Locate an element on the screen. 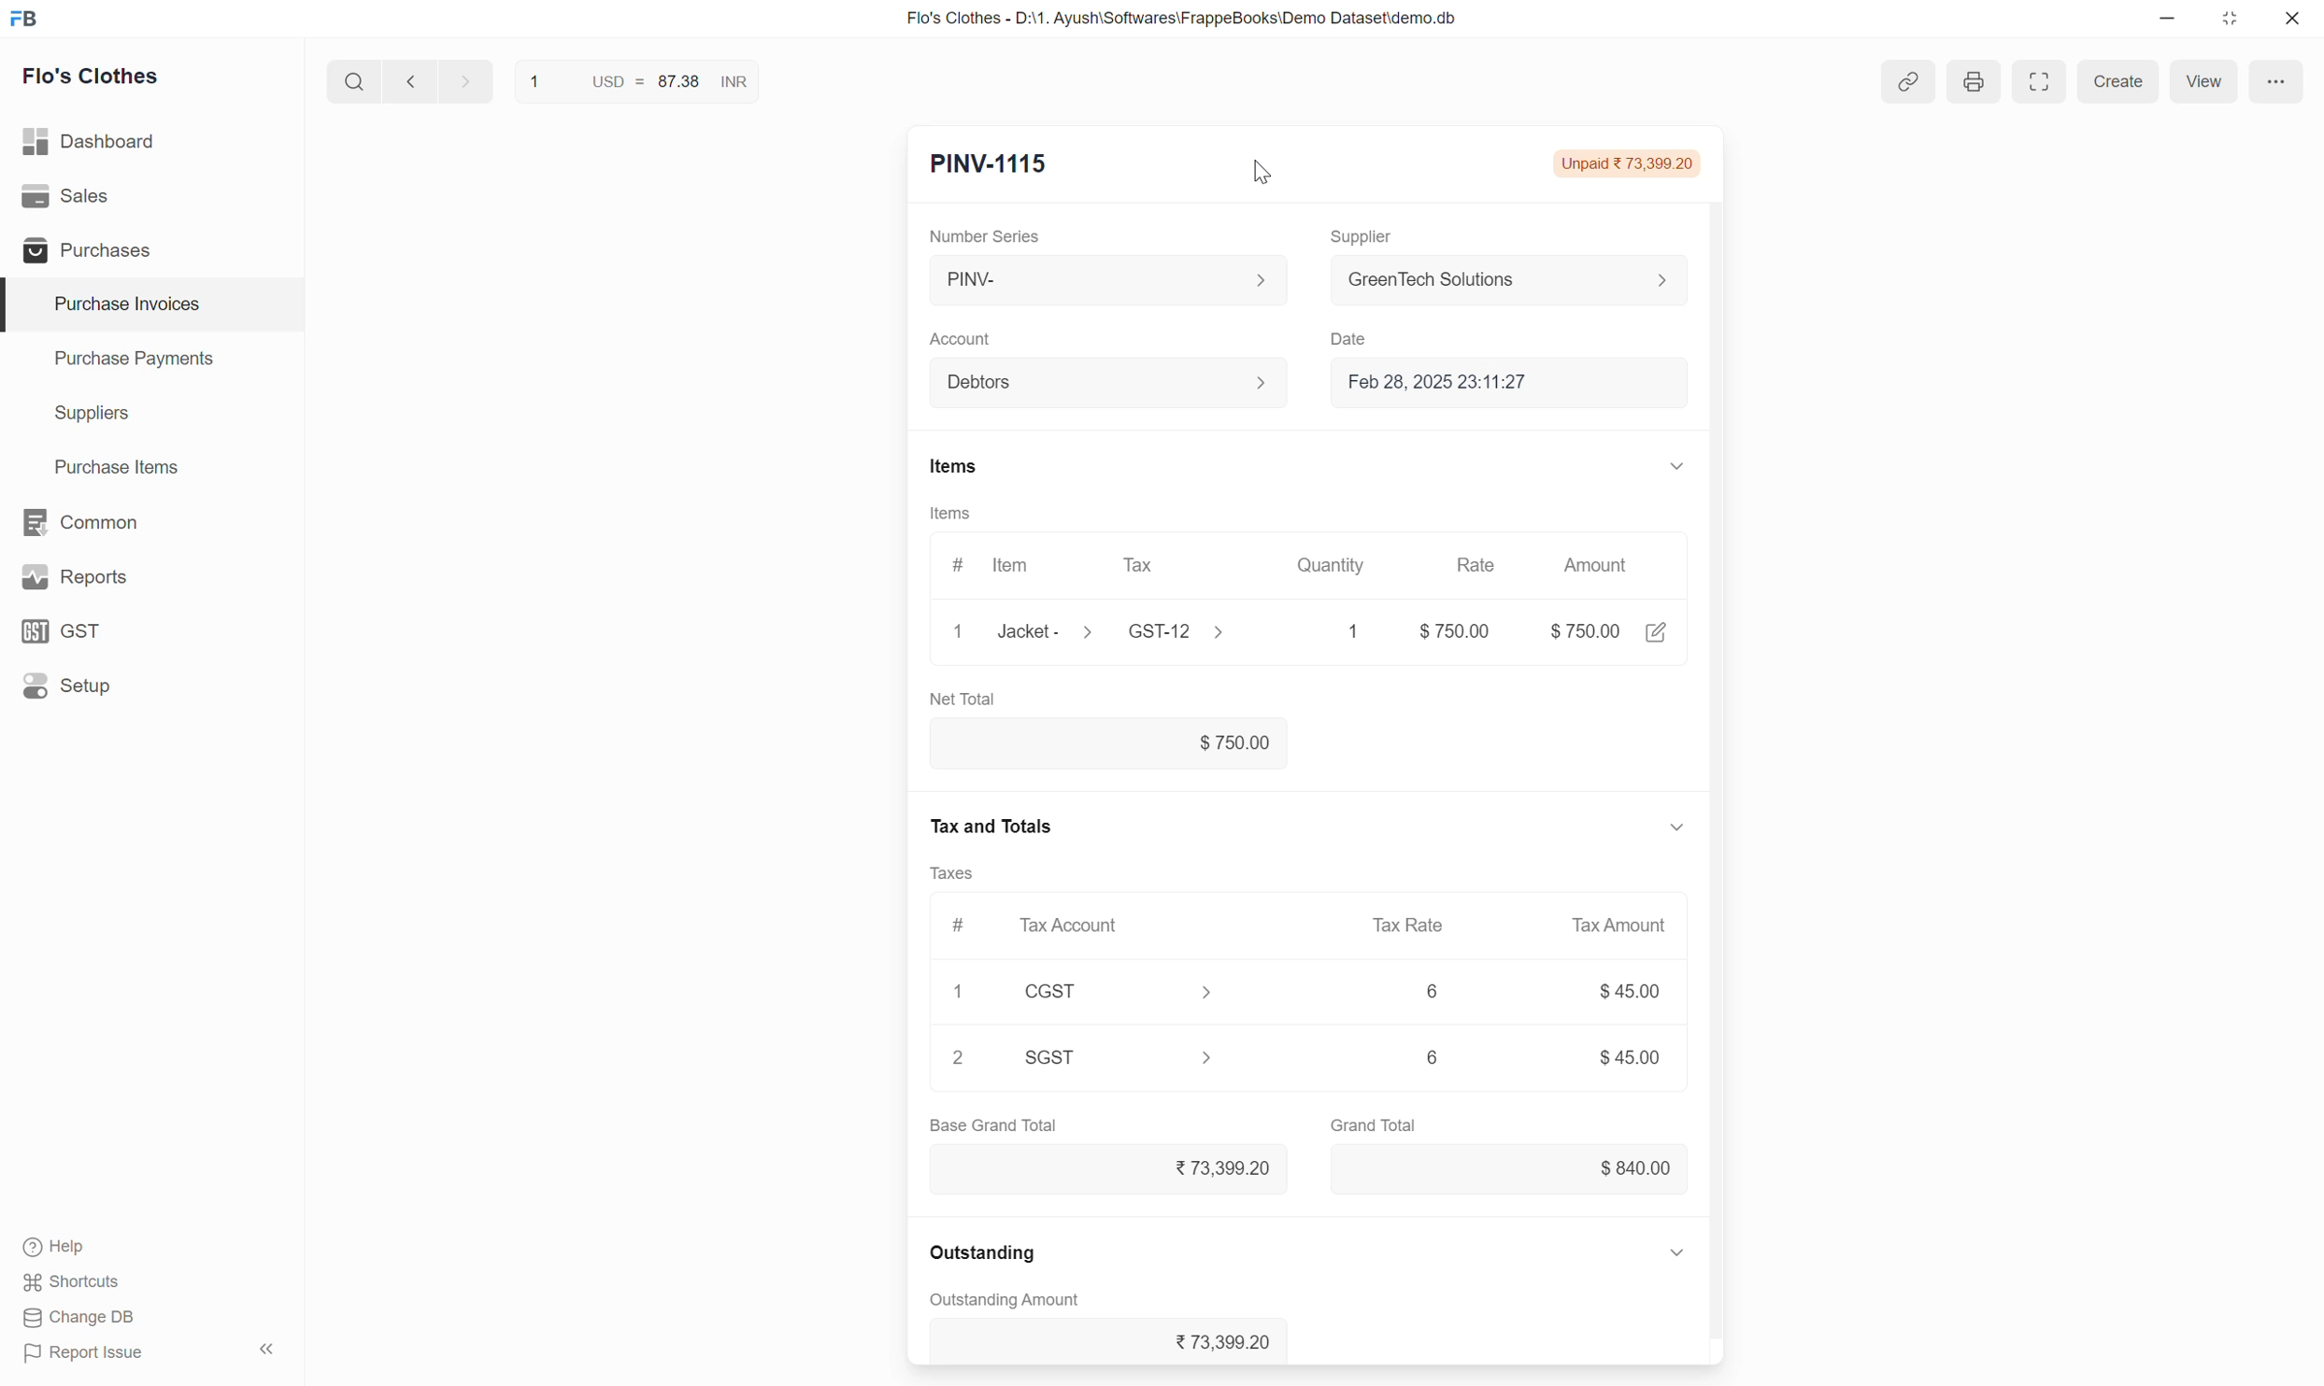 Image resolution: width=2324 pixels, height=1386 pixels. 1 USD = 87.38 INR is located at coordinates (634, 81).